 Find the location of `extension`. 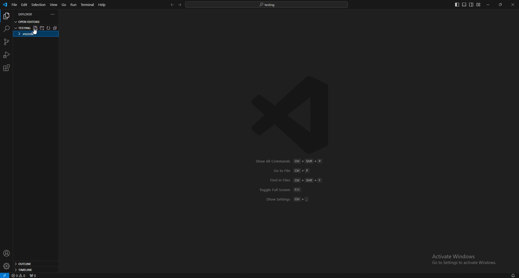

extension is located at coordinates (6, 68).